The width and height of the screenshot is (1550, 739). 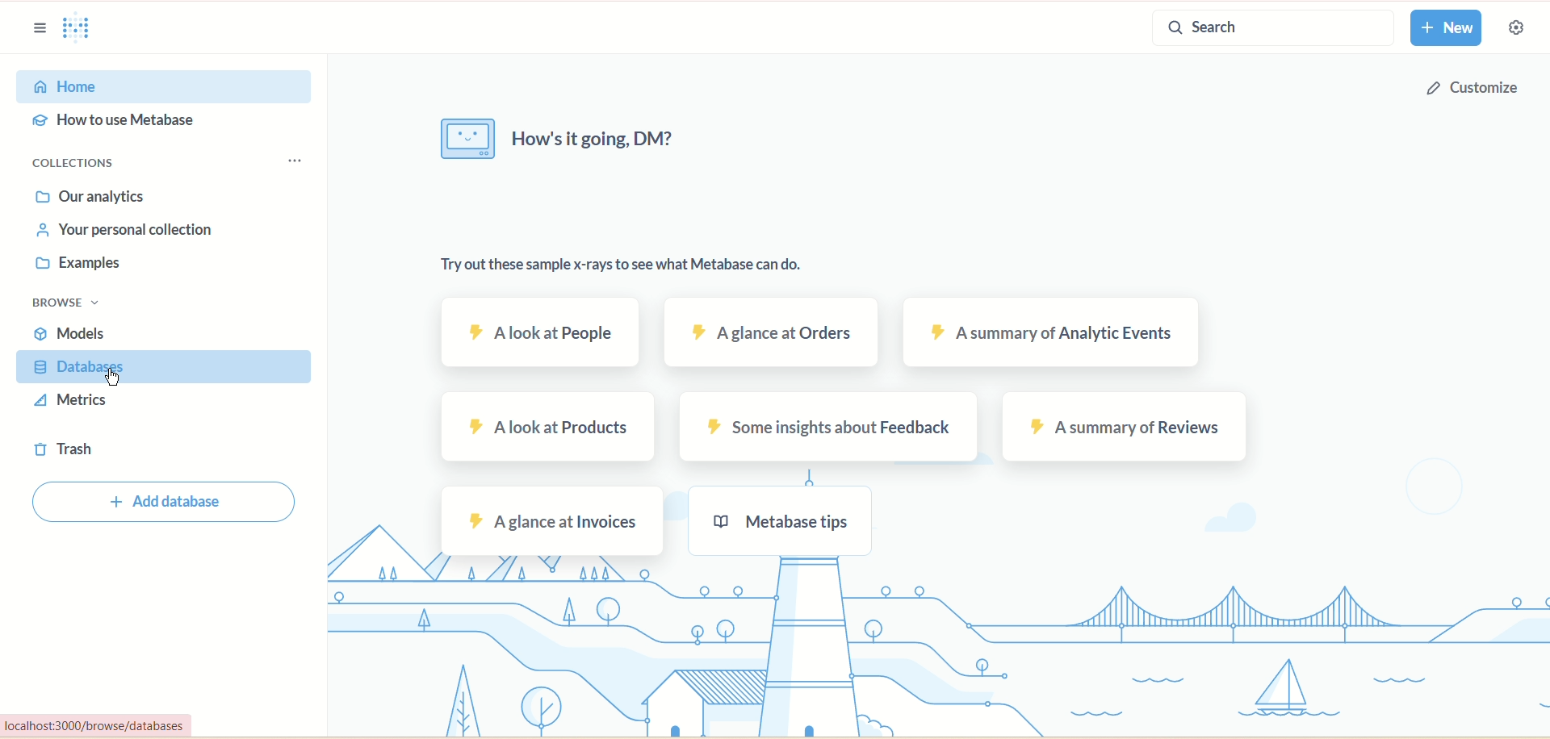 What do you see at coordinates (1053, 333) in the screenshot?
I see `a summary of analytic events` at bounding box center [1053, 333].